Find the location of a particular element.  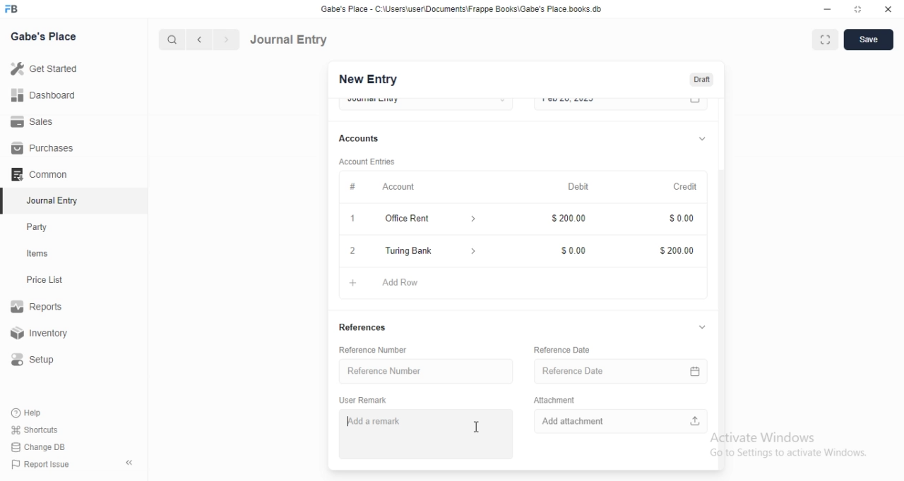

Gabe's Place is located at coordinates (45, 36).